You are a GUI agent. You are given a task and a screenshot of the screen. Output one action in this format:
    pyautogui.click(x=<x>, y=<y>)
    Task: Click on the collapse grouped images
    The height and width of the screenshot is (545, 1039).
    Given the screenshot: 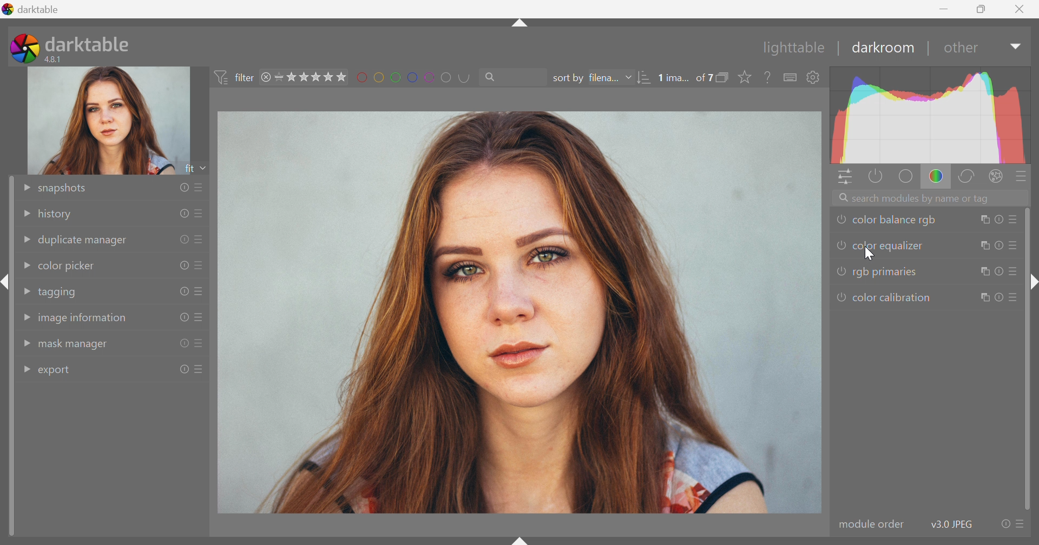 What is the action you would take?
    pyautogui.click(x=726, y=77)
    